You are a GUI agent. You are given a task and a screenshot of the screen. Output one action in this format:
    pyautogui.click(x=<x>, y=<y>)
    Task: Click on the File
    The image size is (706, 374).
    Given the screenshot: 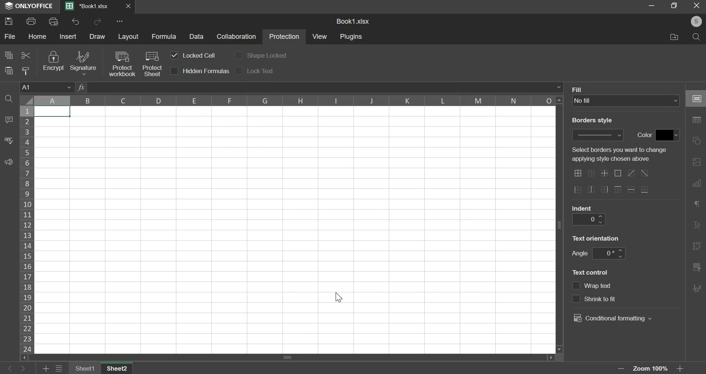 What is the action you would take?
    pyautogui.click(x=672, y=37)
    